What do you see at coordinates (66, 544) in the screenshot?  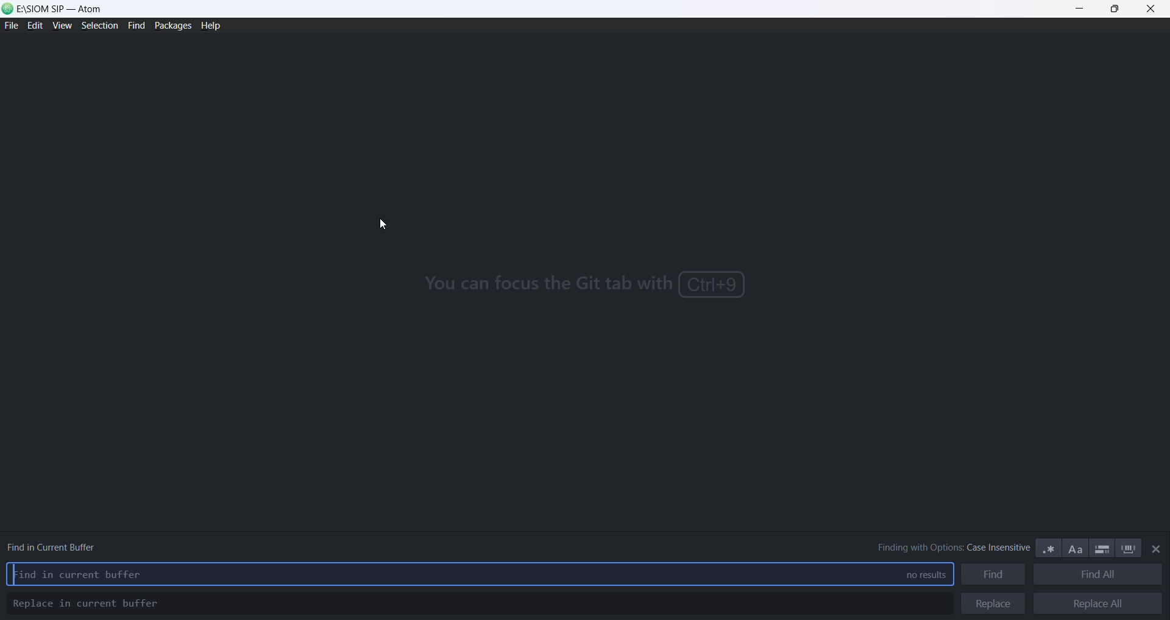 I see `find in current buffer` at bounding box center [66, 544].